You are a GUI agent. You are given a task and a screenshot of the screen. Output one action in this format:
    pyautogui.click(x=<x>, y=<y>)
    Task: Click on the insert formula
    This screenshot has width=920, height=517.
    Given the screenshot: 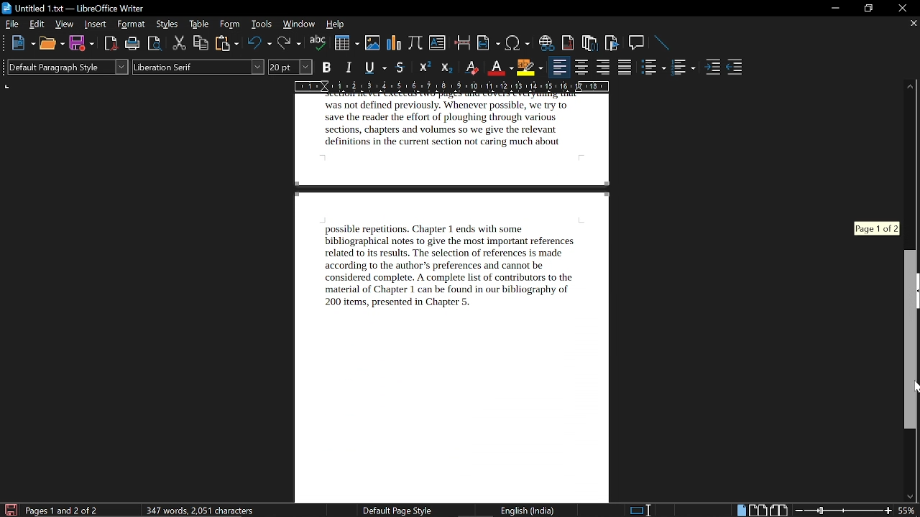 What is the action you would take?
    pyautogui.click(x=415, y=45)
    